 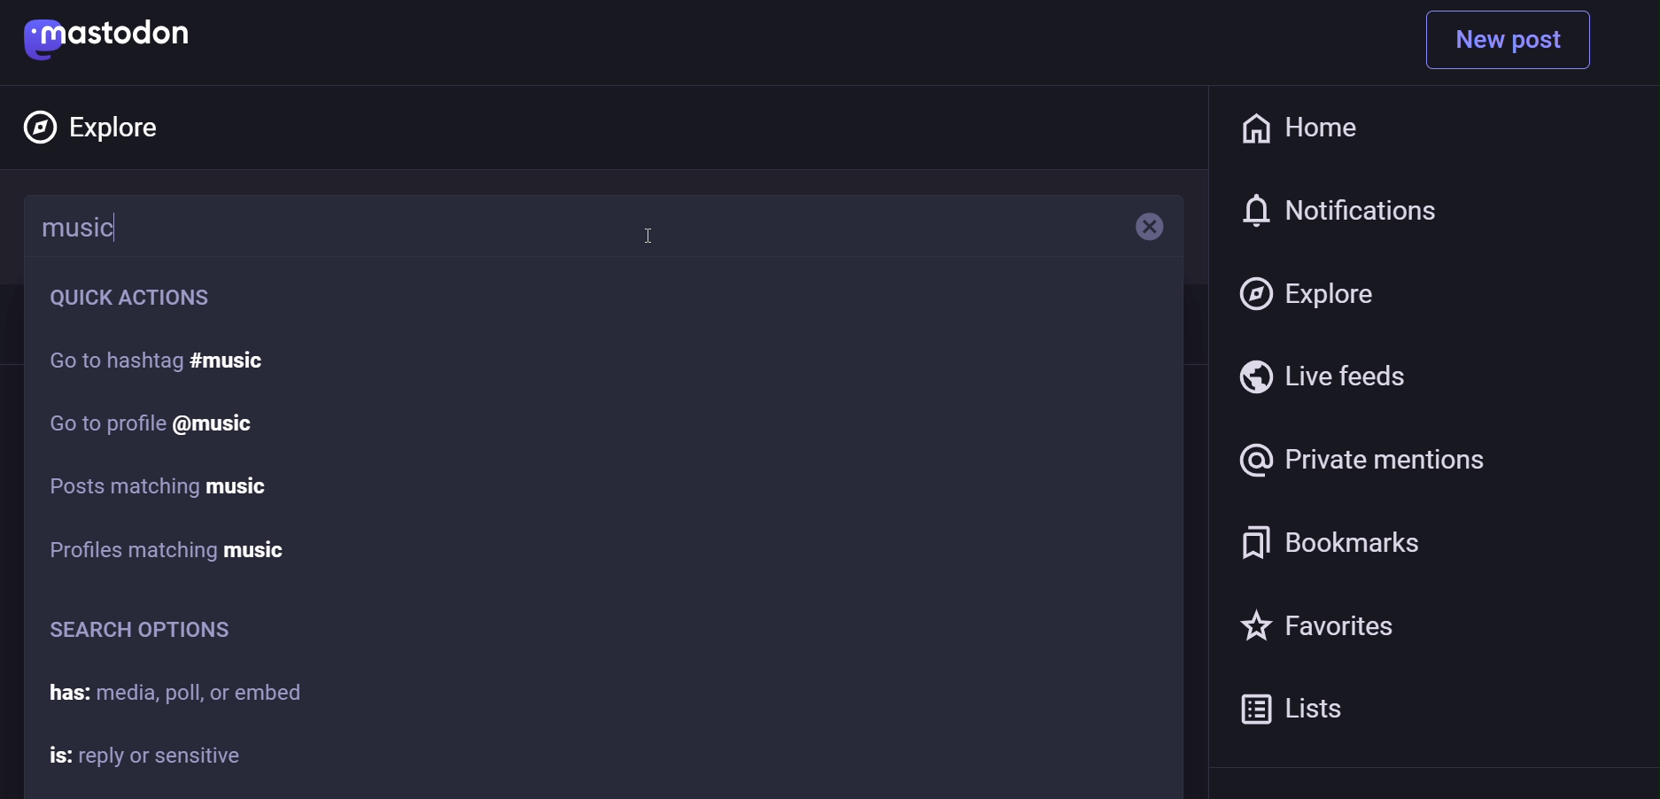 I want to click on private mention, so click(x=1359, y=459).